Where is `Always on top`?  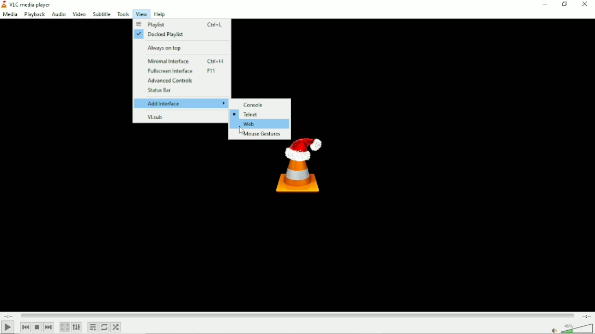
Always on top is located at coordinates (166, 48).